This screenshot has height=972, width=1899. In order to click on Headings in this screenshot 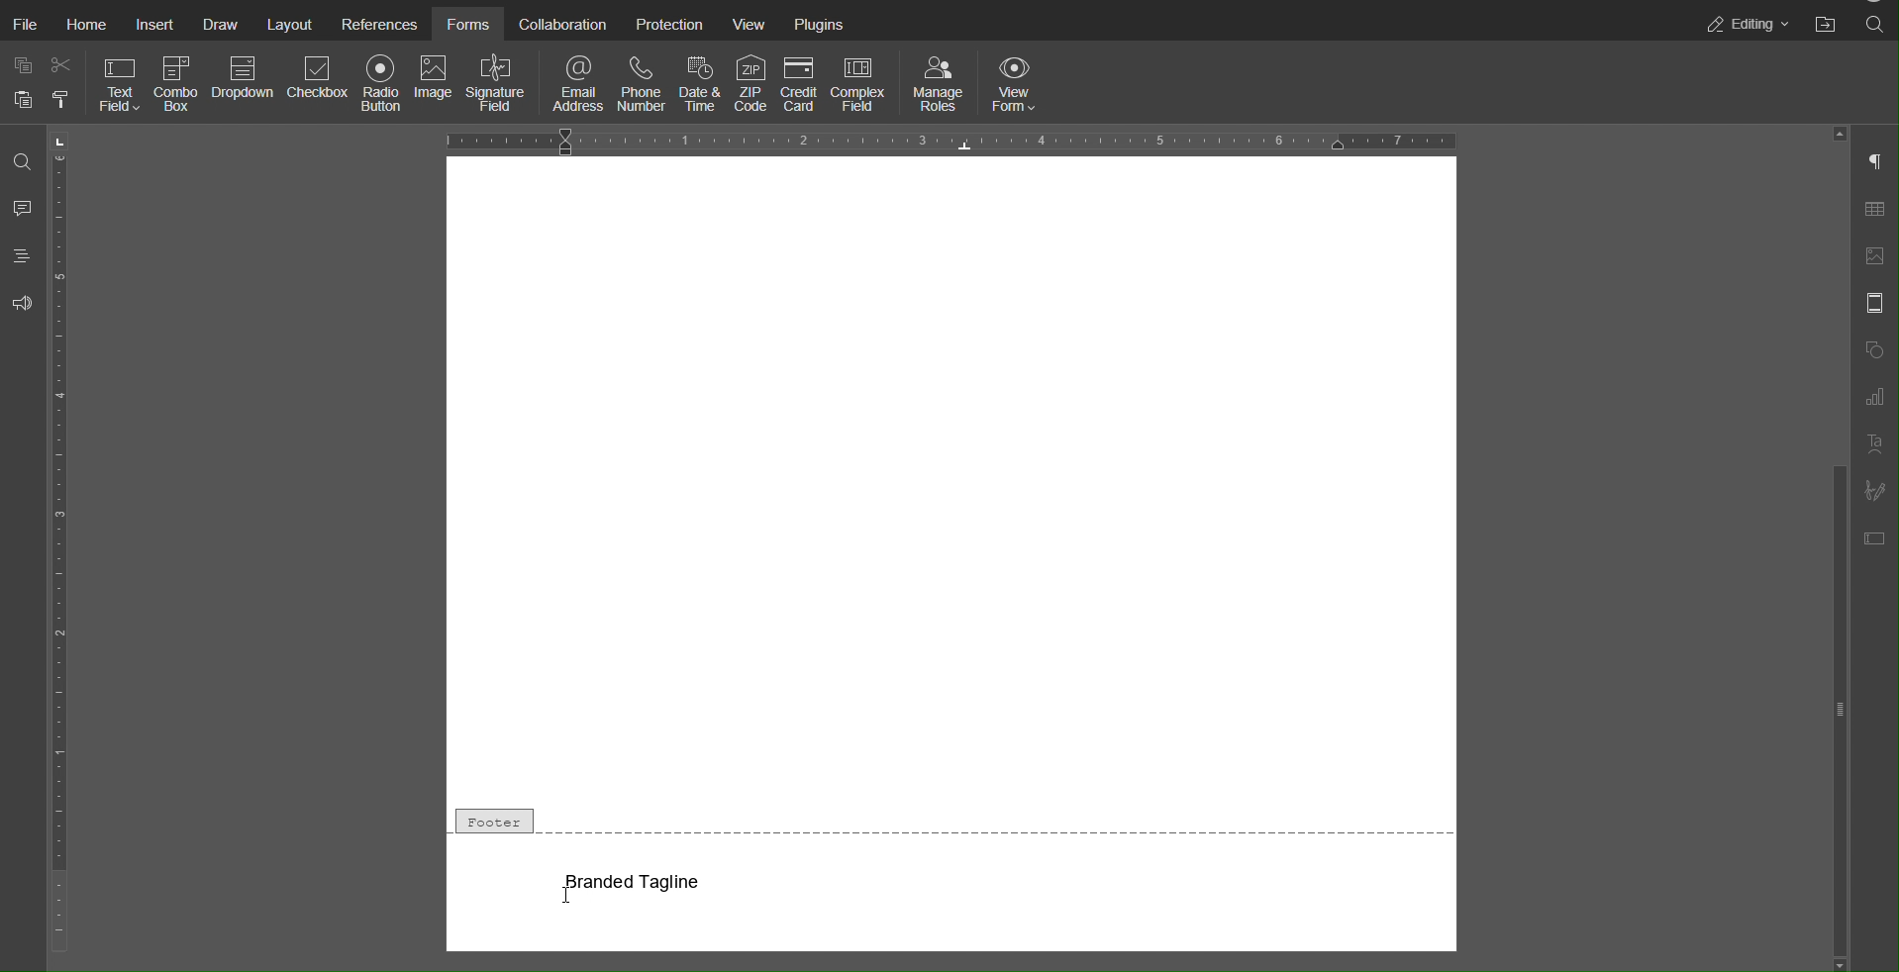, I will do `click(22, 255)`.